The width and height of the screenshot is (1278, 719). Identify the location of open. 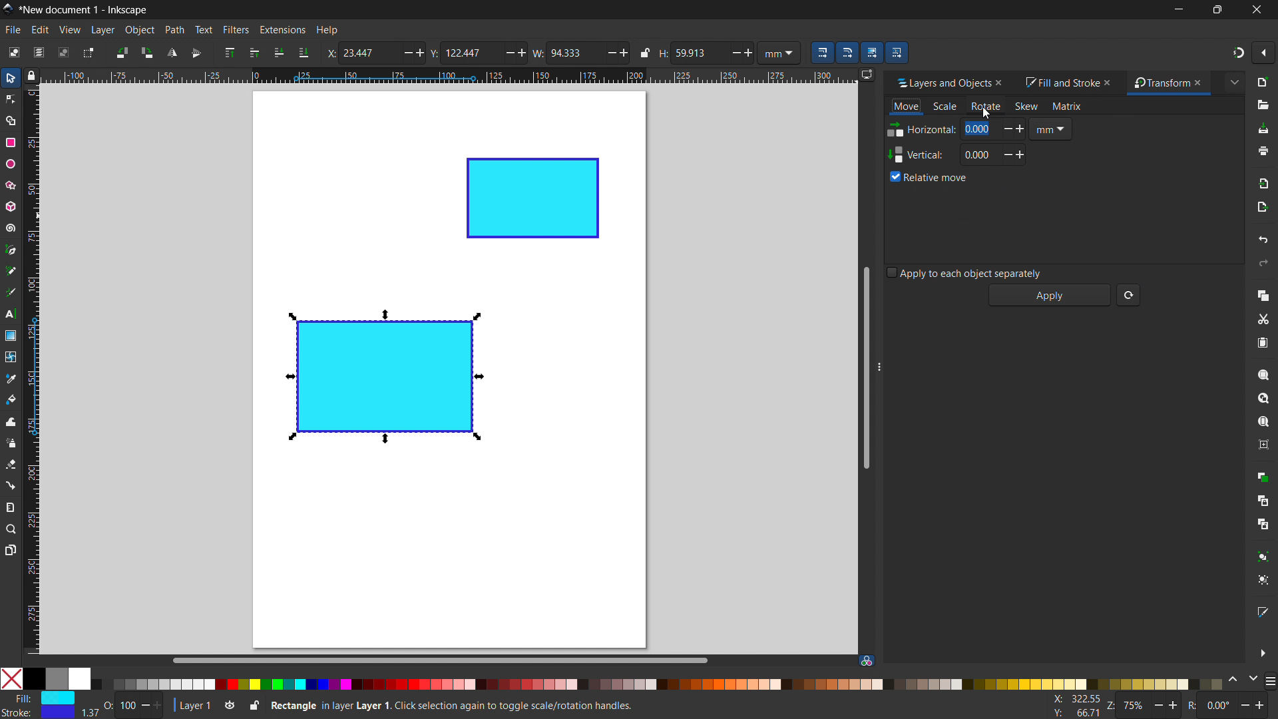
(1263, 105).